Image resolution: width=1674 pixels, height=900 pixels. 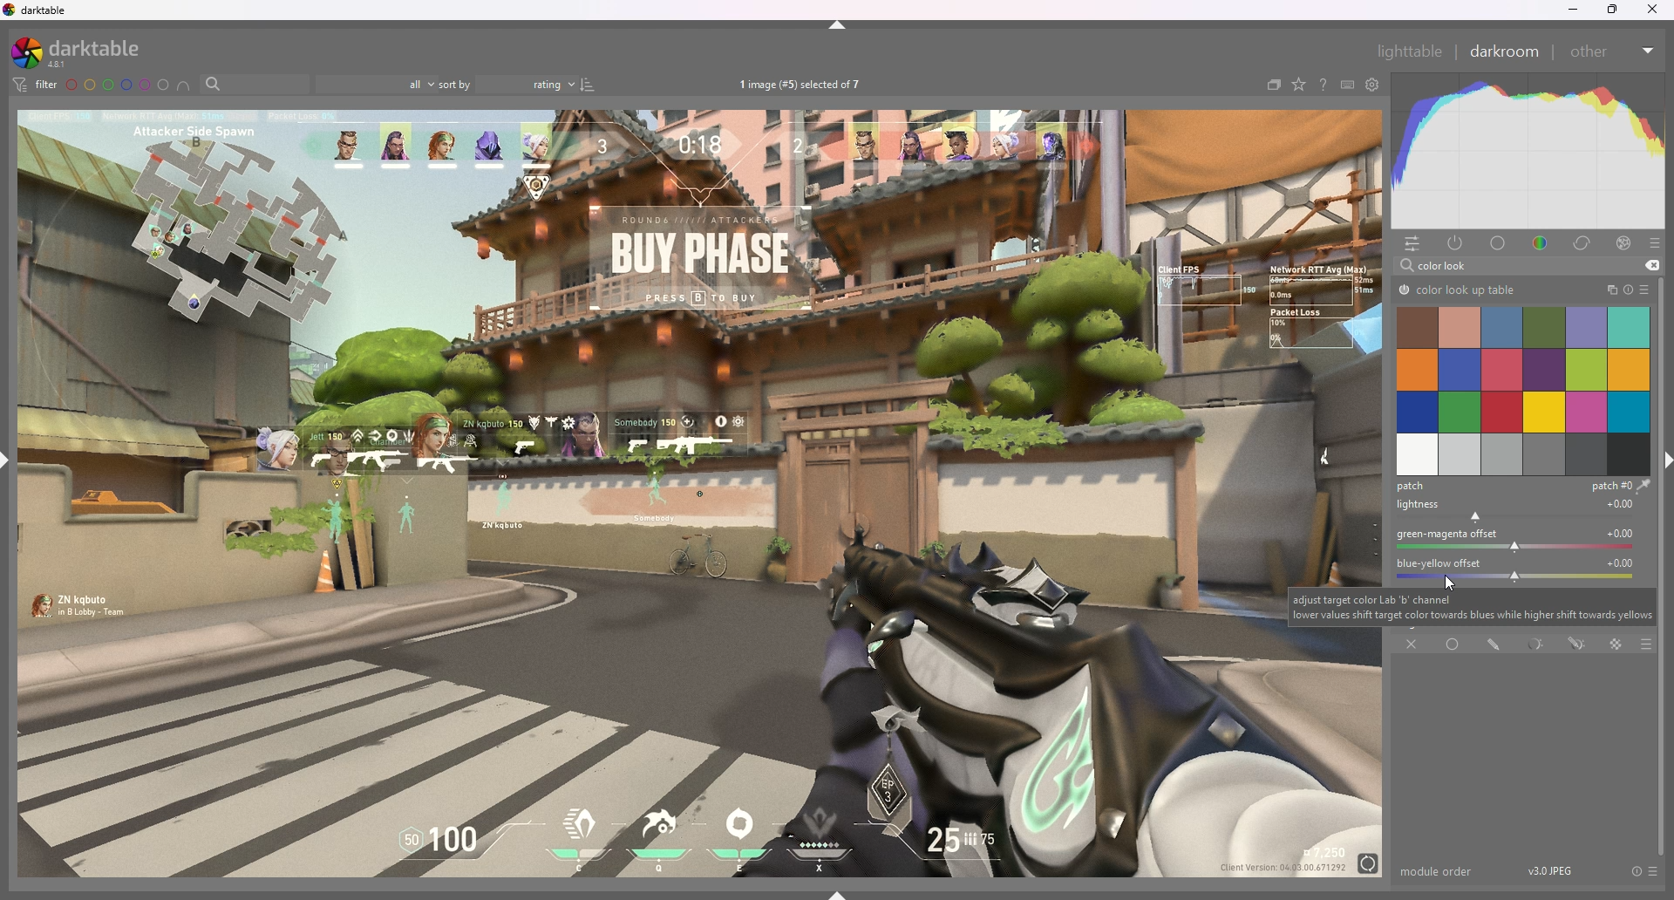 What do you see at coordinates (1550, 870) in the screenshot?
I see `version` at bounding box center [1550, 870].